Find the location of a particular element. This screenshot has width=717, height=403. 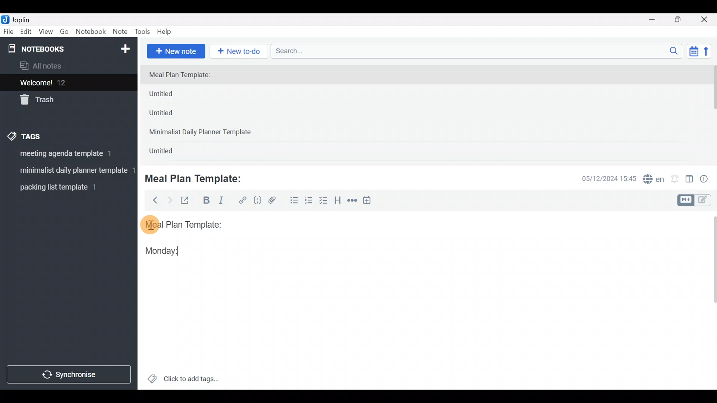

Help is located at coordinates (167, 30).